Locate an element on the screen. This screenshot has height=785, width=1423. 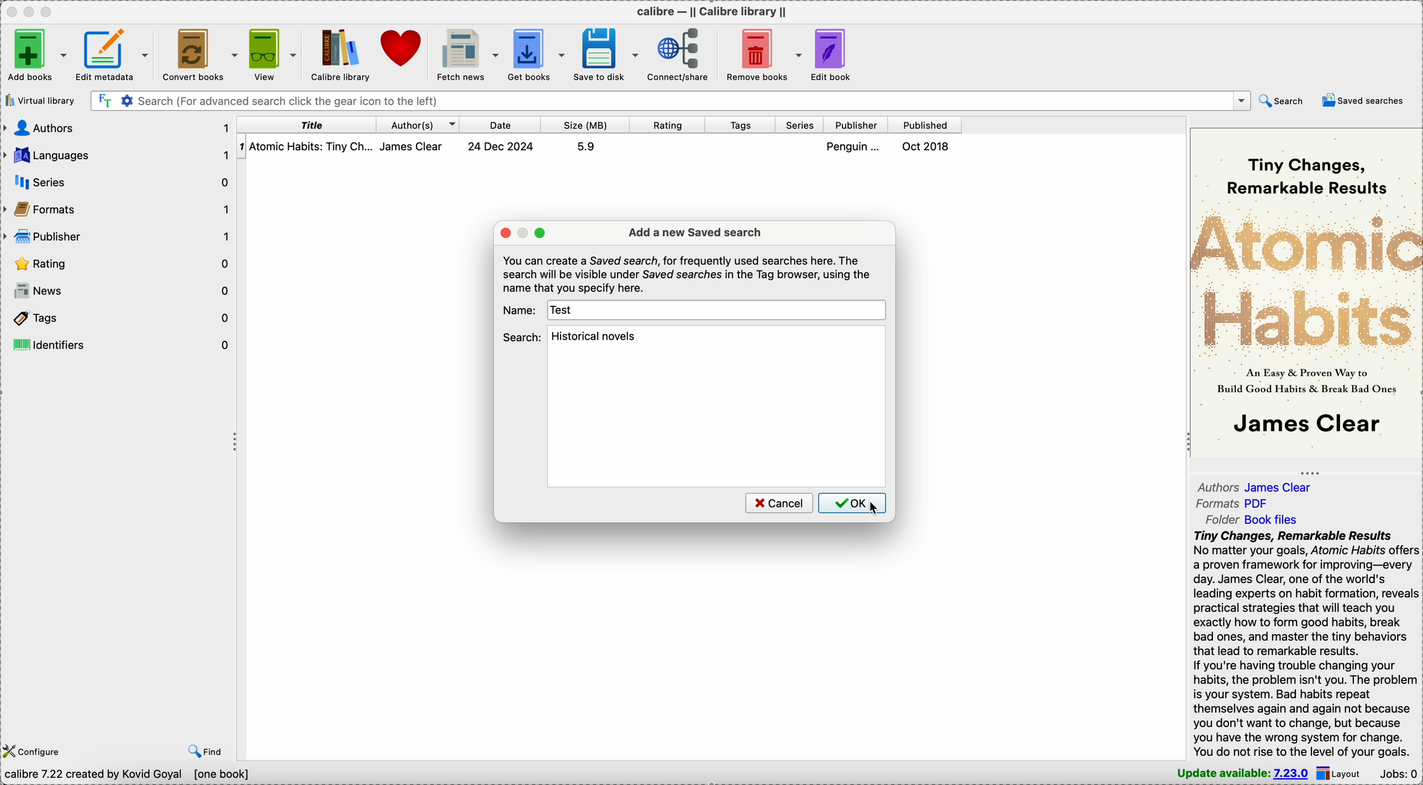
series is located at coordinates (123, 182).